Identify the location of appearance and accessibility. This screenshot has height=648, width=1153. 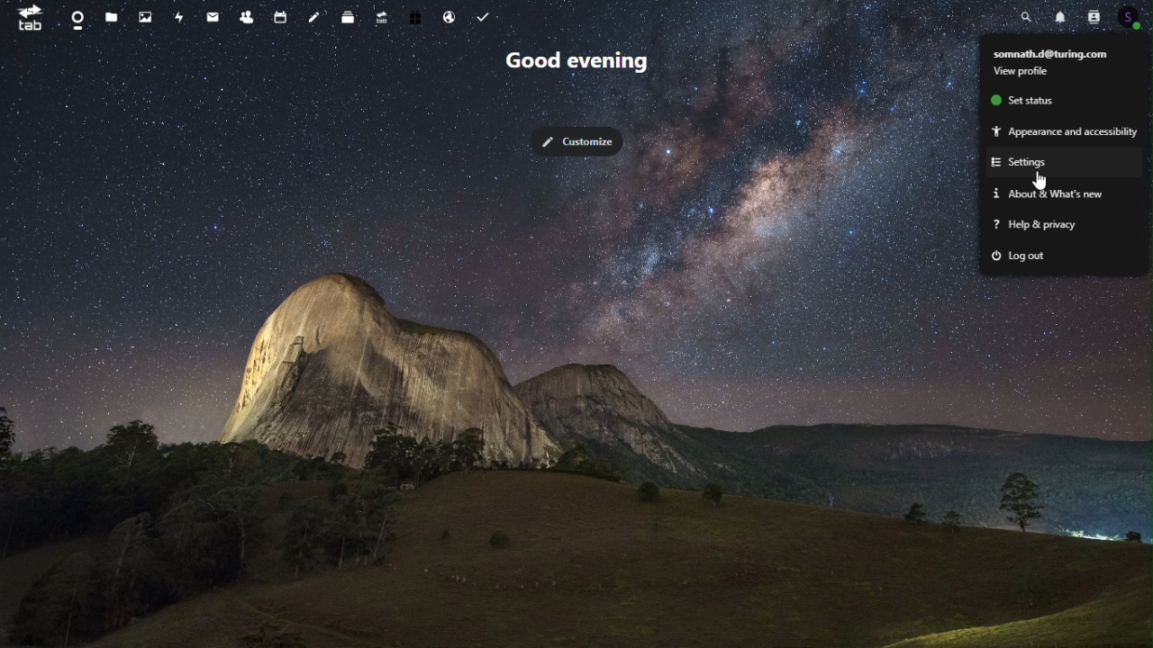
(1063, 130).